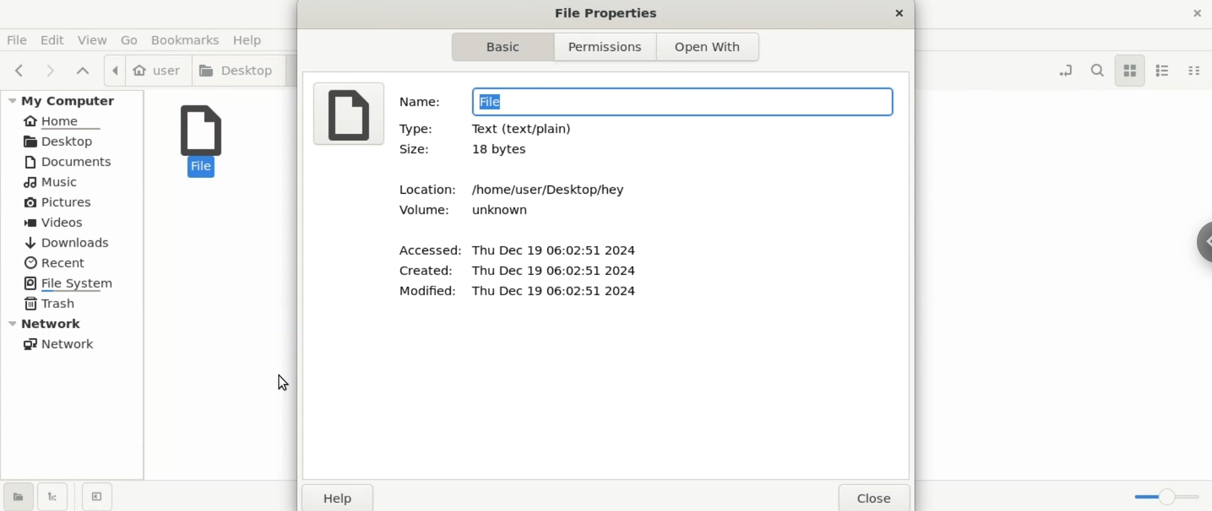 This screenshot has height=511, width=1212. Describe the element at coordinates (191, 40) in the screenshot. I see `bookmarks` at that location.